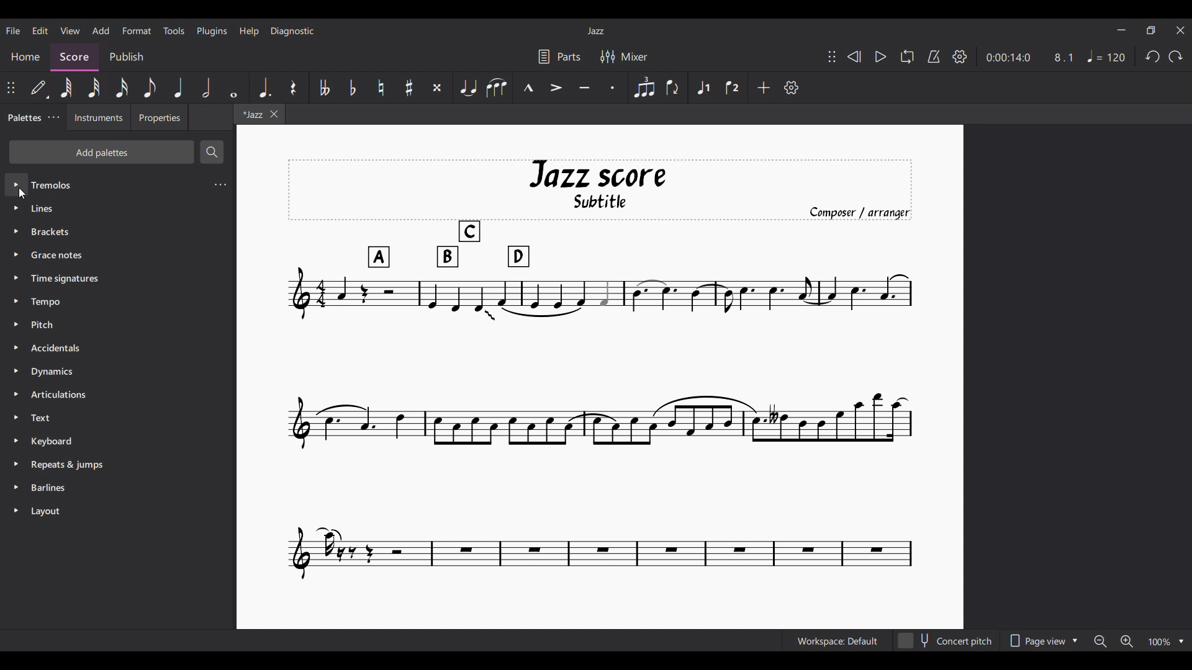 This screenshot has height=670, width=1192. Describe the element at coordinates (116, 418) in the screenshot. I see `Text` at that location.